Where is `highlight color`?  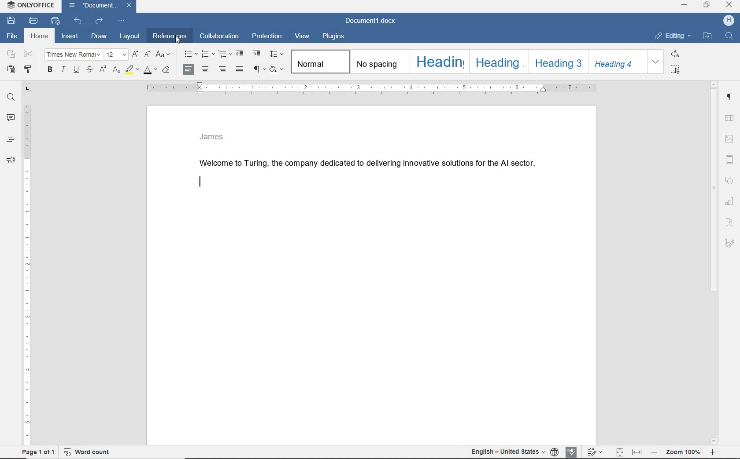 highlight color is located at coordinates (133, 69).